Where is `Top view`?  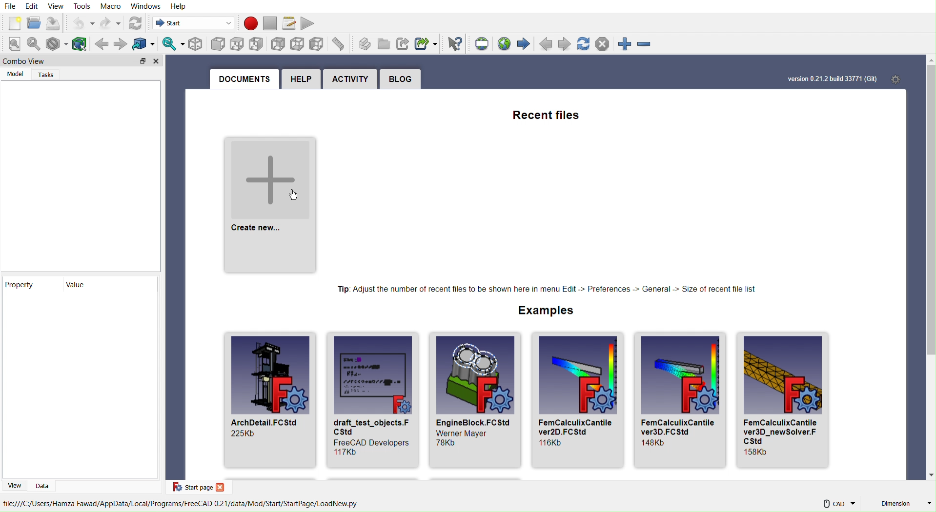
Top view is located at coordinates (239, 43).